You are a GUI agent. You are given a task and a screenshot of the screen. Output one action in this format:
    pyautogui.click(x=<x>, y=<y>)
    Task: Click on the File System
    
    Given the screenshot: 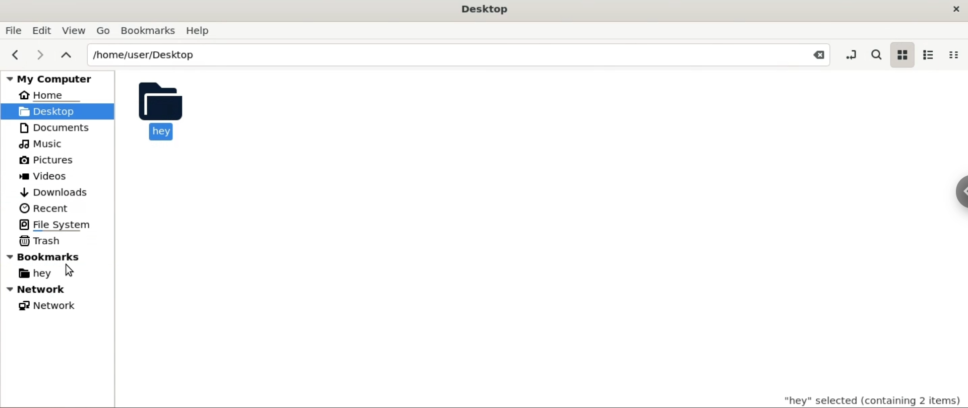 What is the action you would take?
    pyautogui.click(x=58, y=224)
    